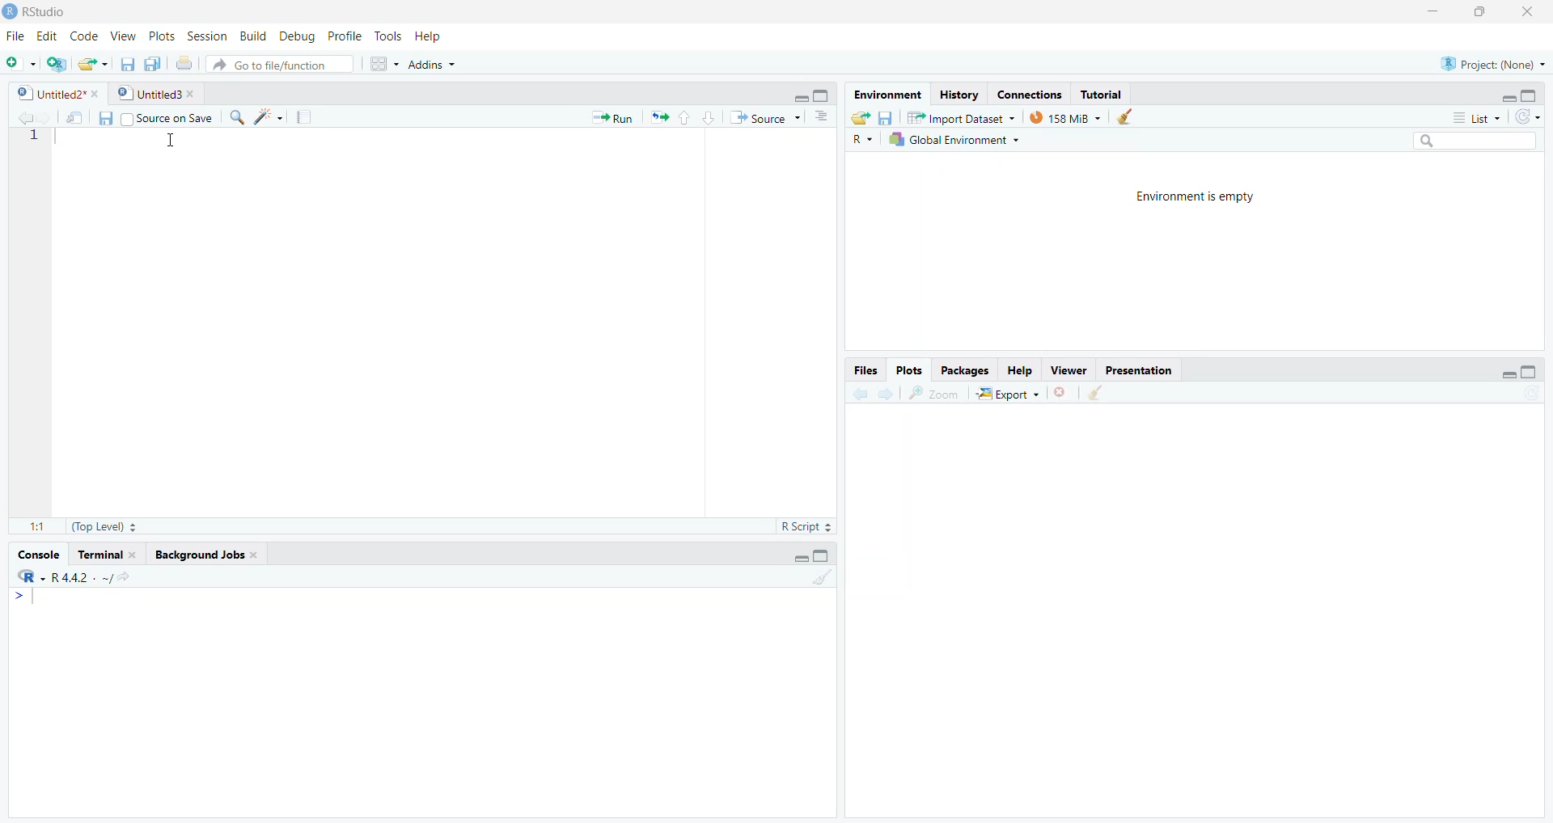  I want to click on 1:1, so click(32, 526).